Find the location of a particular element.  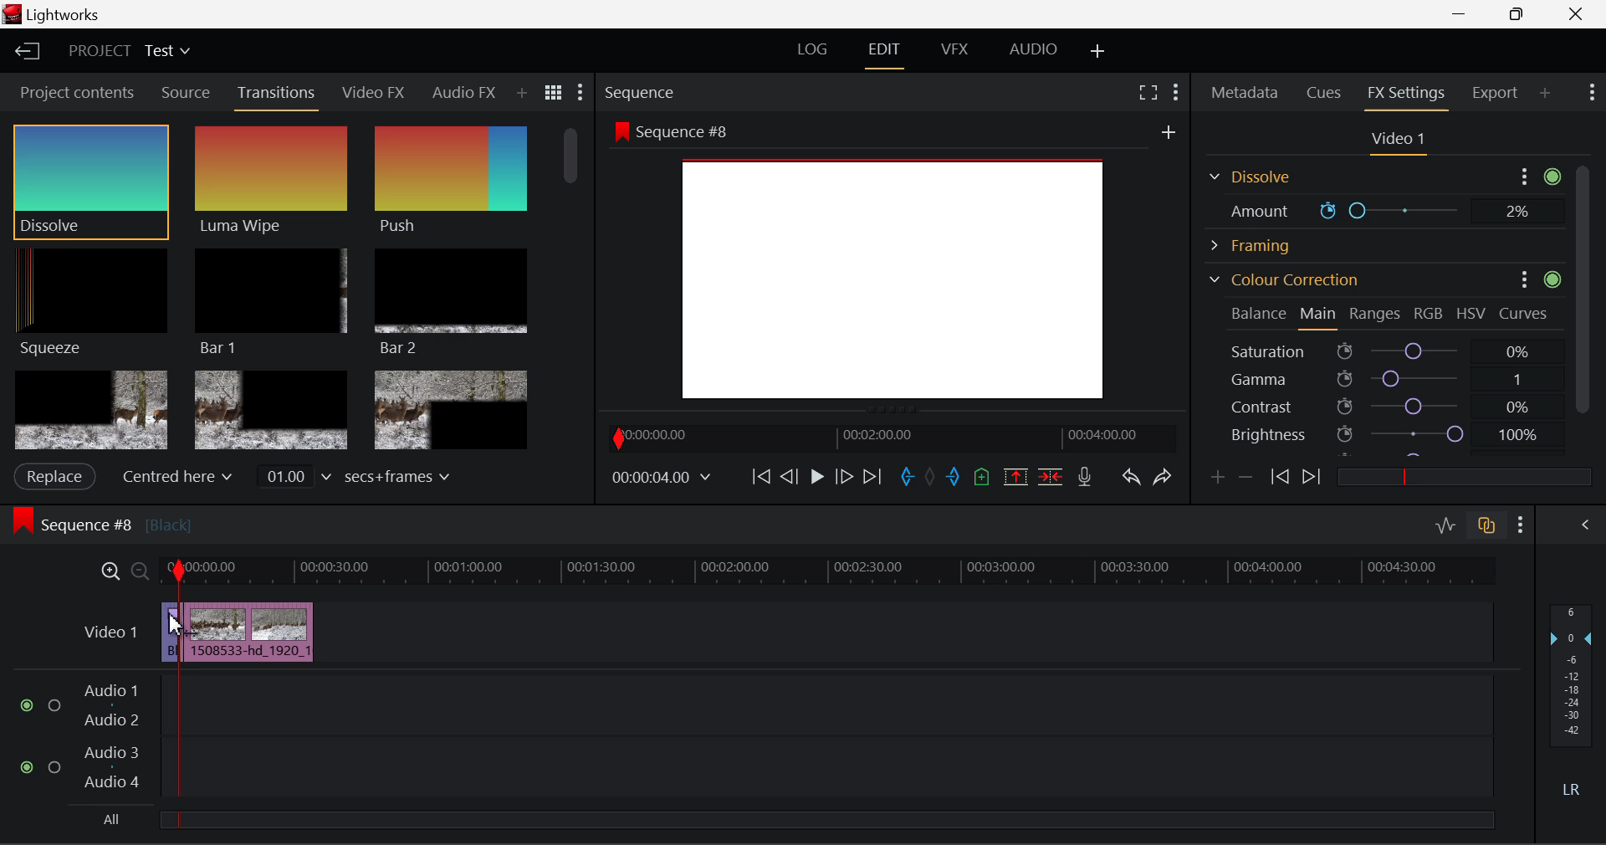

FX Settings Panel Open is located at coordinates (1407, 95).